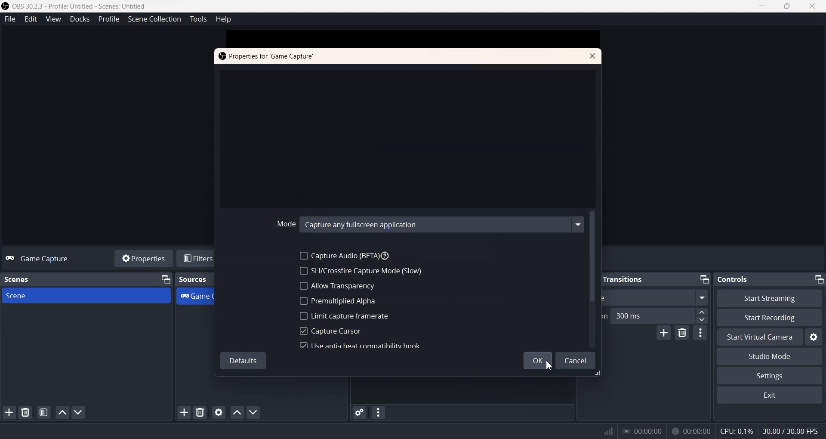  I want to click on Scene, so click(86, 296).